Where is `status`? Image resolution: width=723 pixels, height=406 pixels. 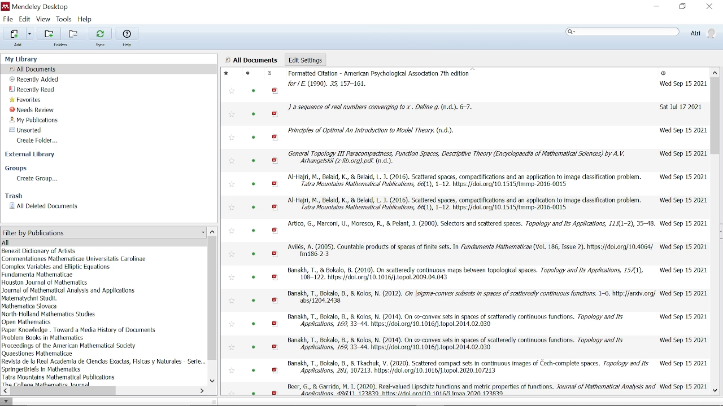
status is located at coordinates (255, 347).